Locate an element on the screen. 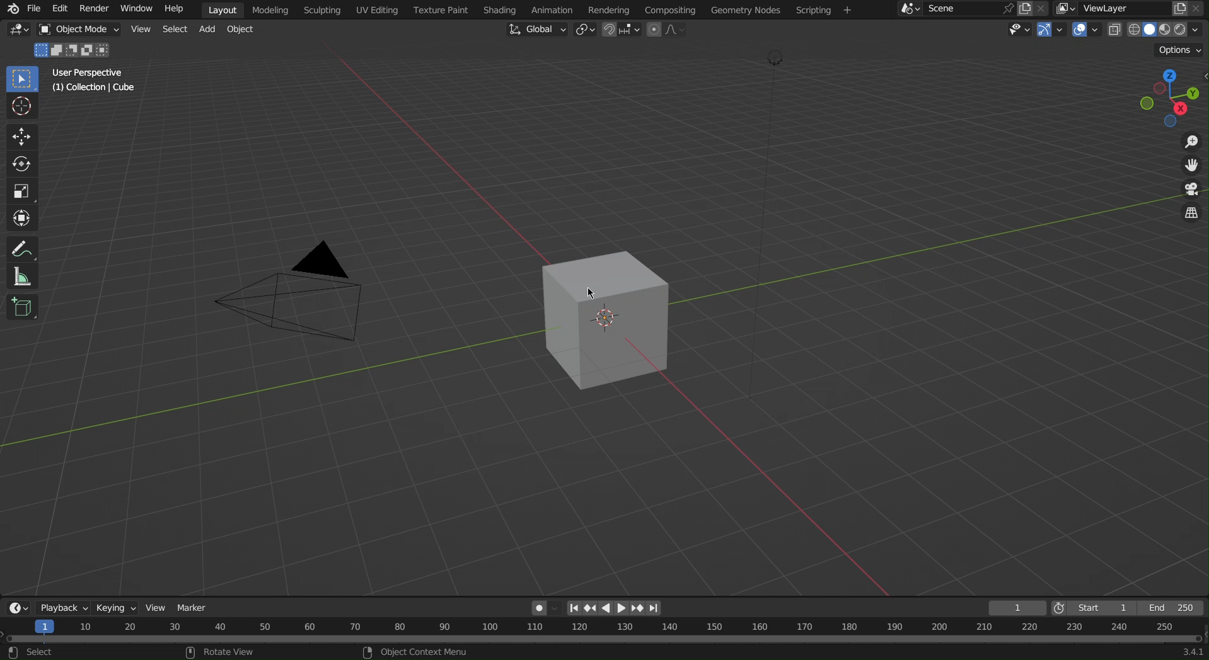 Image resolution: width=1209 pixels, height=660 pixels. Editor Types is located at coordinates (16, 608).